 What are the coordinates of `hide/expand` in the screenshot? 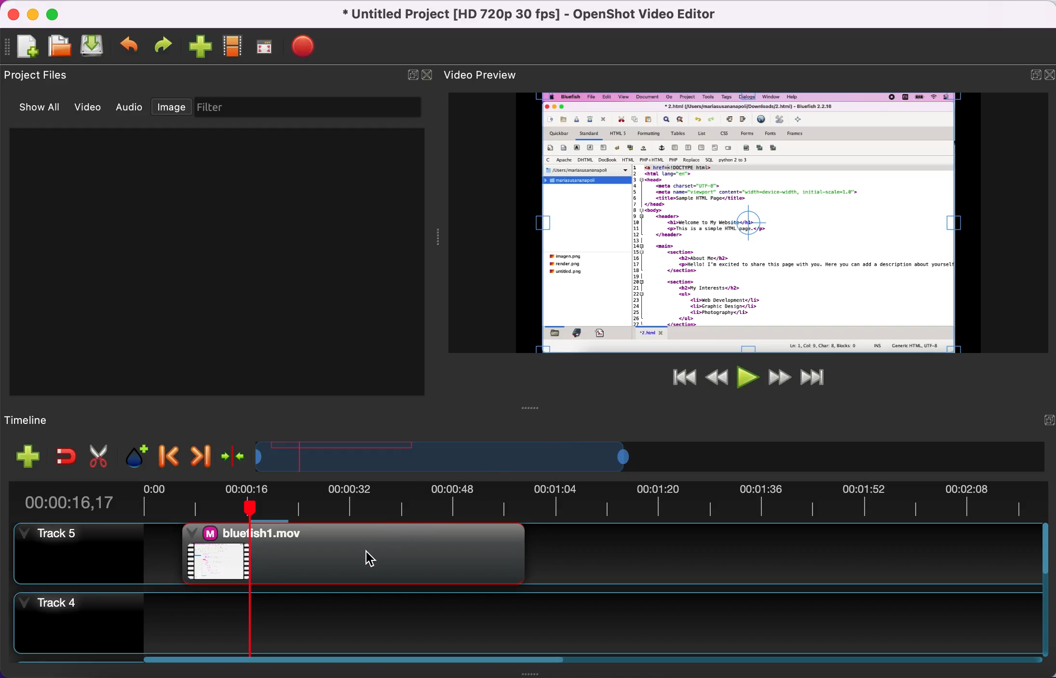 It's located at (1042, 421).